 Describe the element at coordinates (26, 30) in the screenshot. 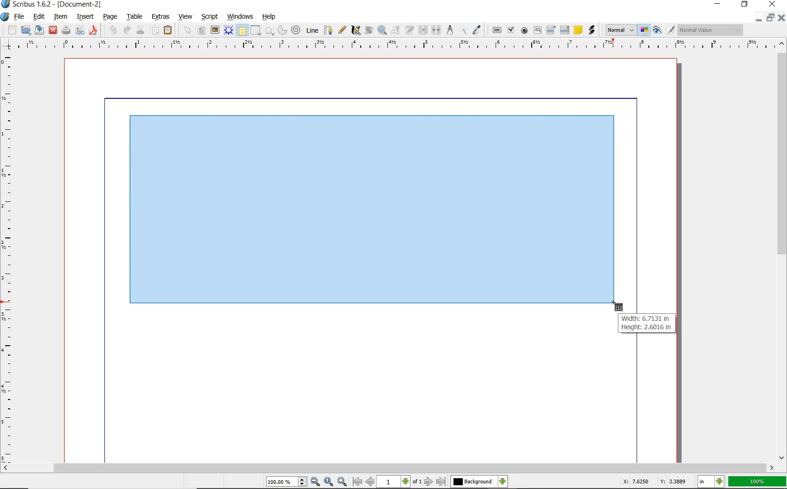

I see `open` at that location.